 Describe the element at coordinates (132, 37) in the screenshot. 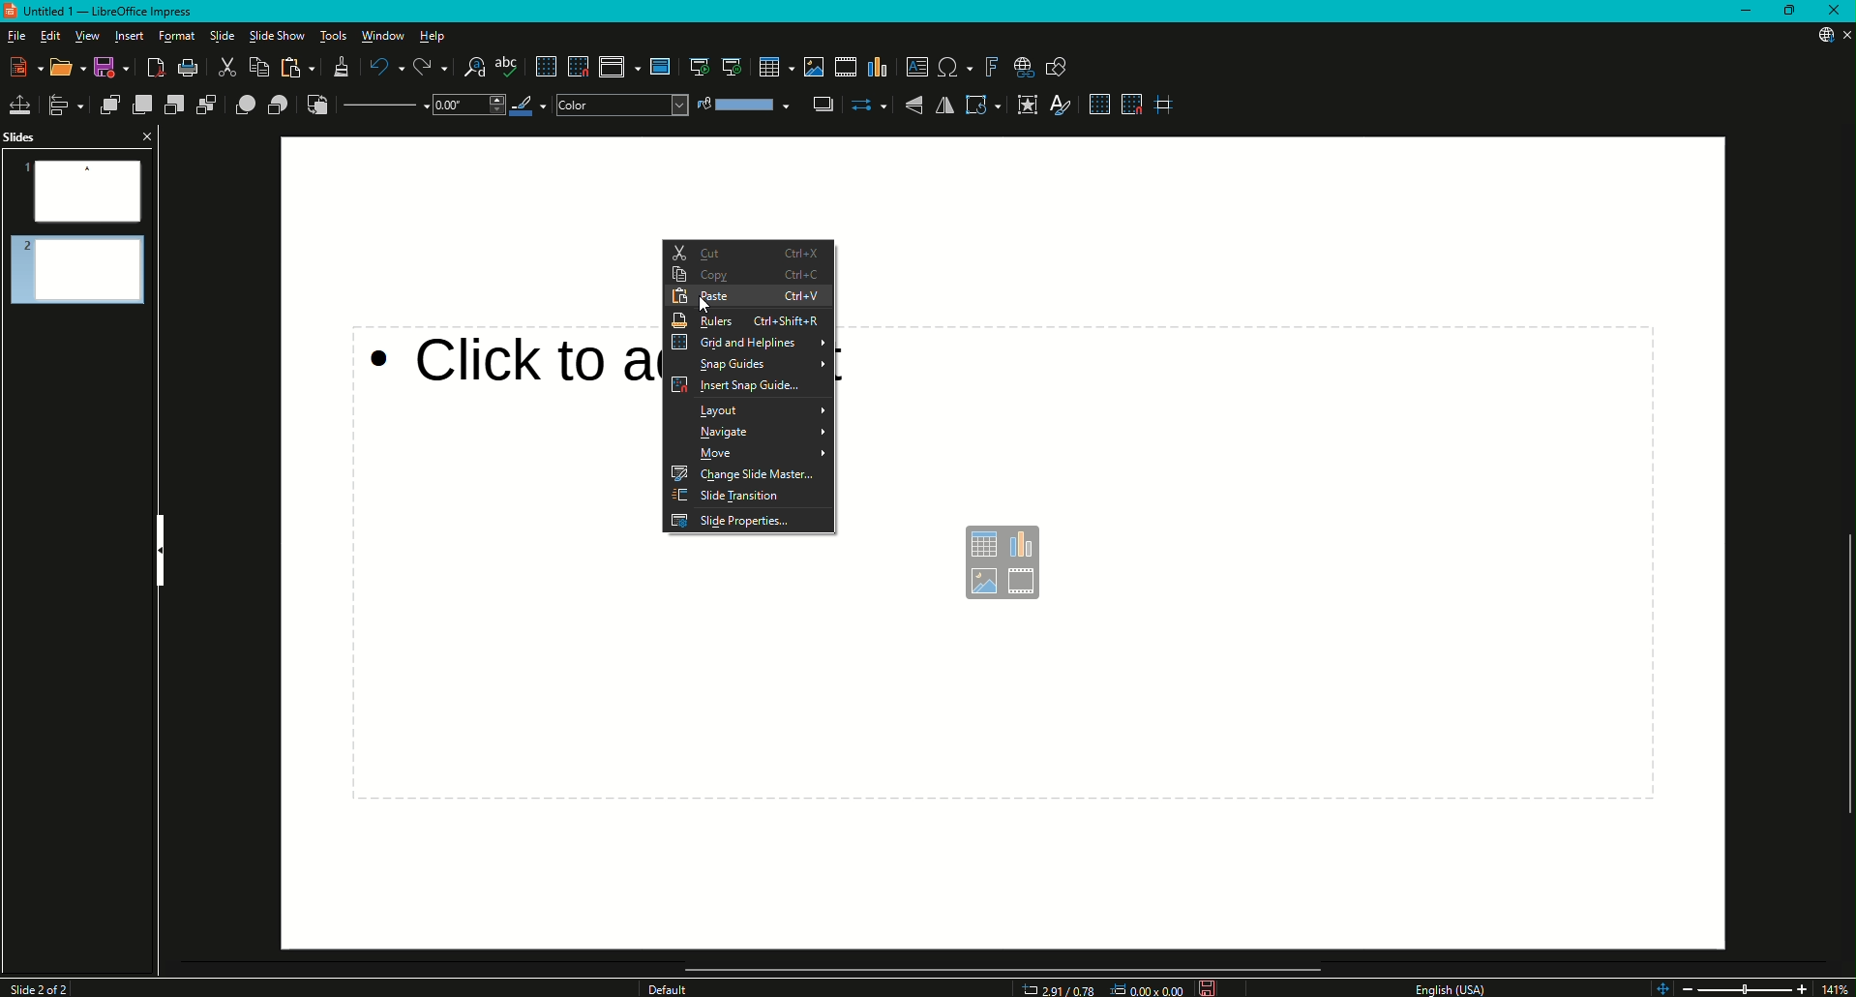

I see `Insert` at that location.